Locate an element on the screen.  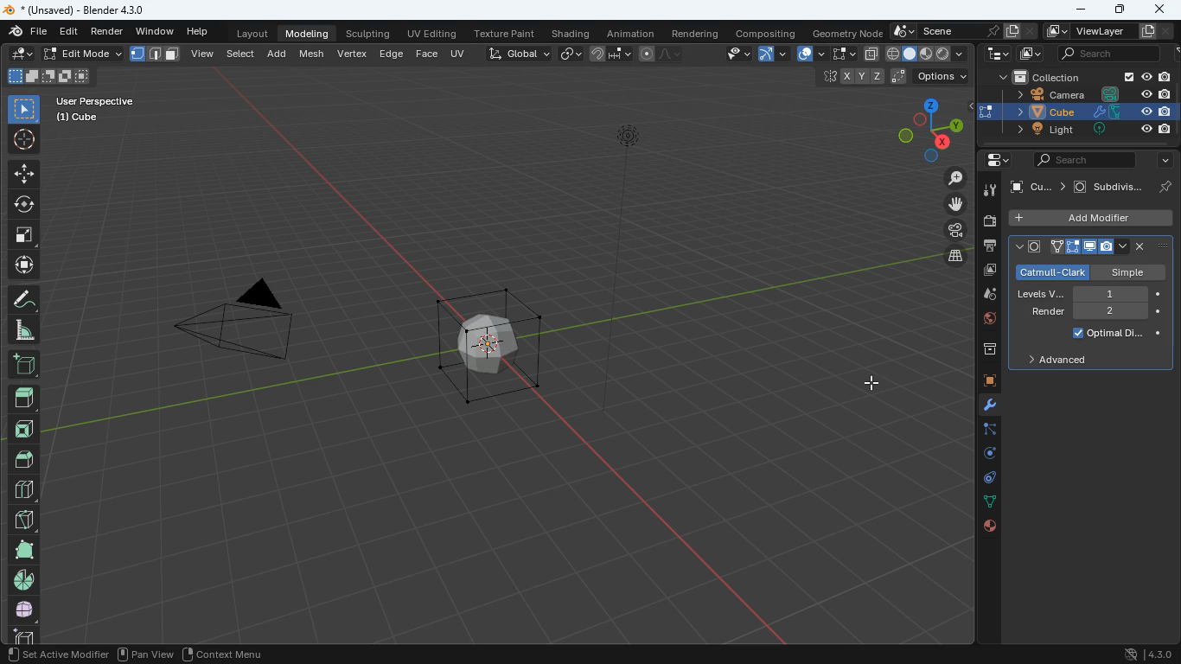
images is located at coordinates (1030, 53).